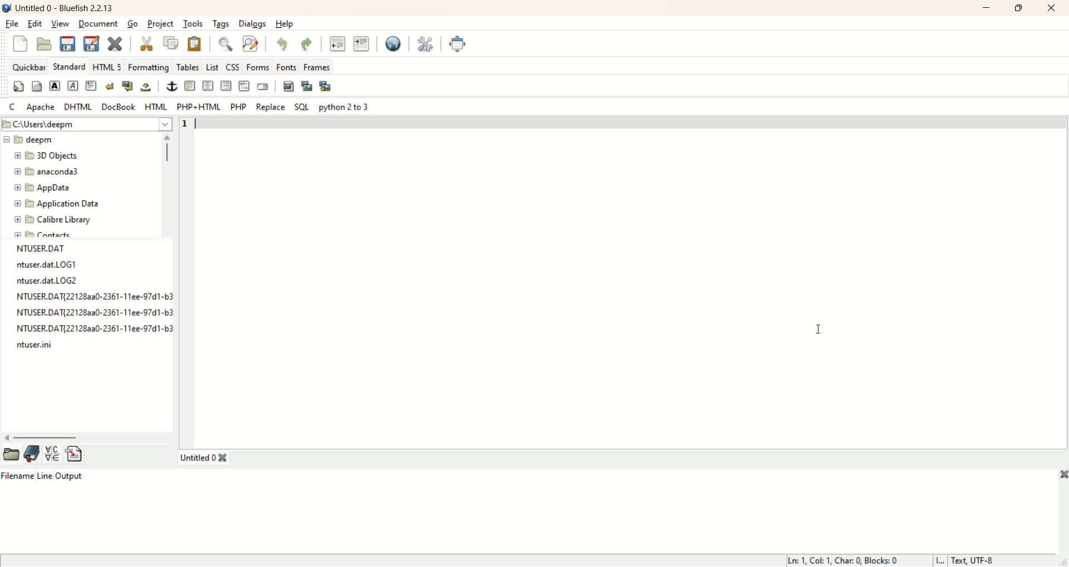  What do you see at coordinates (54, 86) in the screenshot?
I see `strong` at bounding box center [54, 86].